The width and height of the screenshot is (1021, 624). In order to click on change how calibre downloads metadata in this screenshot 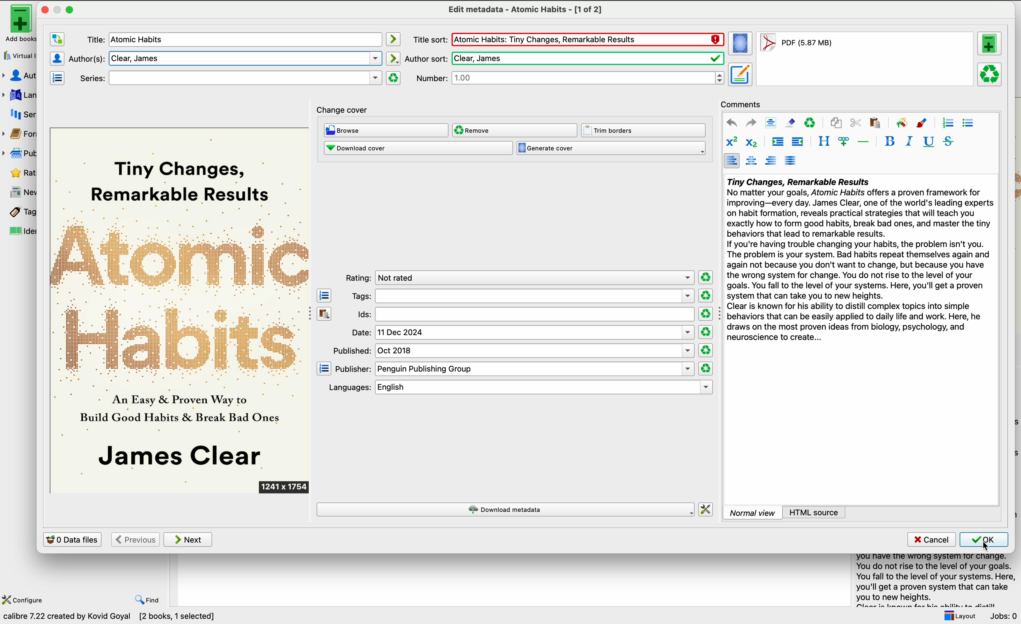, I will do `click(706, 509)`.